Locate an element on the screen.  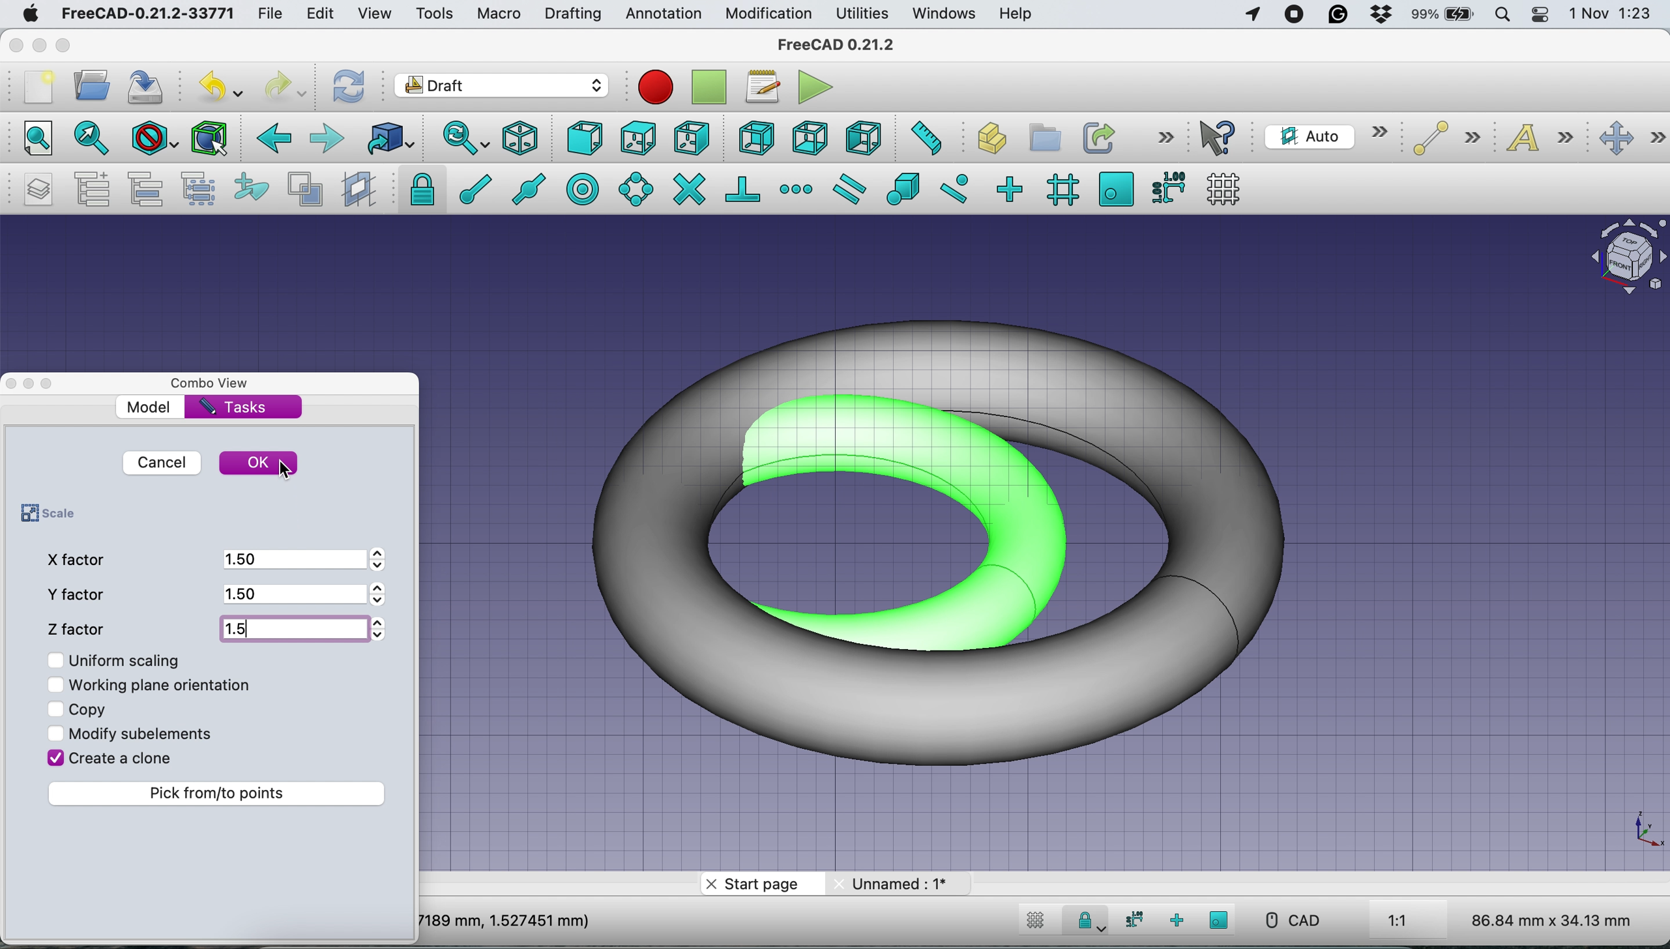
combo view is located at coordinates (218, 384).